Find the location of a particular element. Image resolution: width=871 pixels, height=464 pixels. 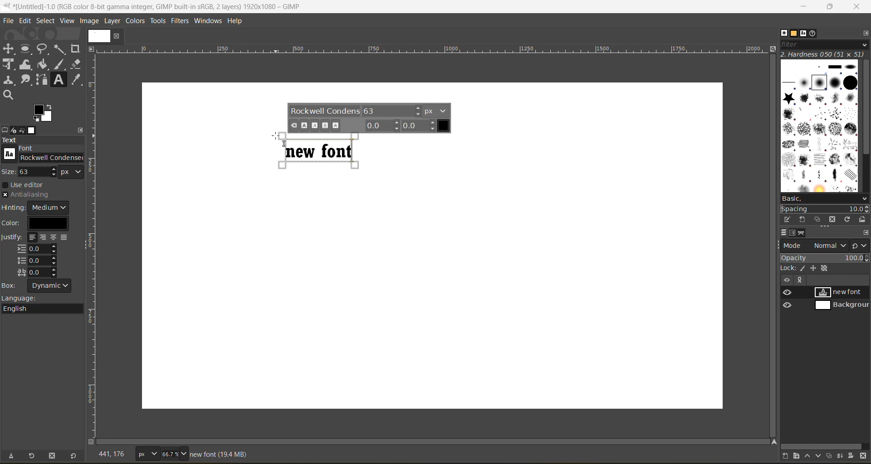

reset tool preset is located at coordinates (74, 457).